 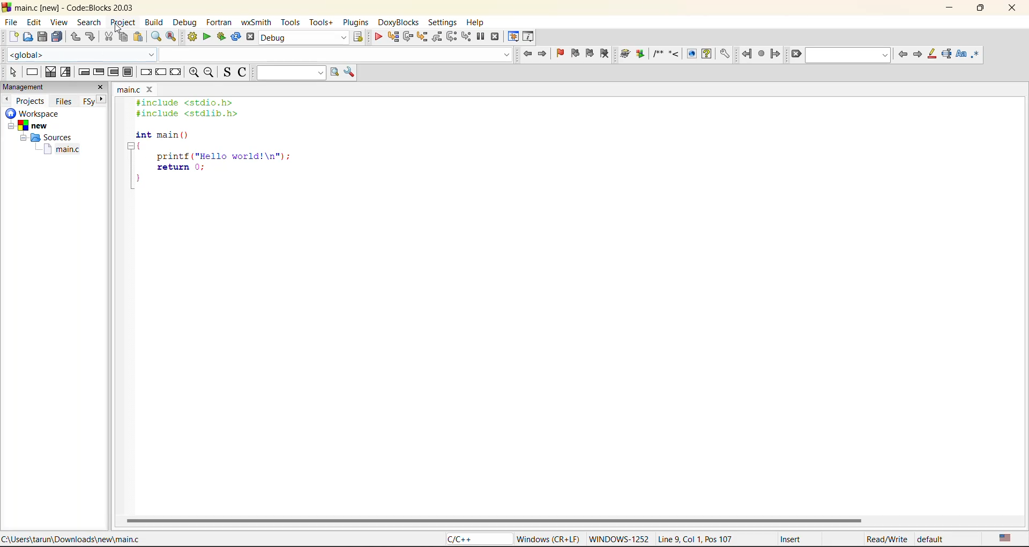 What do you see at coordinates (357, 36) in the screenshot?
I see `show select target dialog` at bounding box center [357, 36].